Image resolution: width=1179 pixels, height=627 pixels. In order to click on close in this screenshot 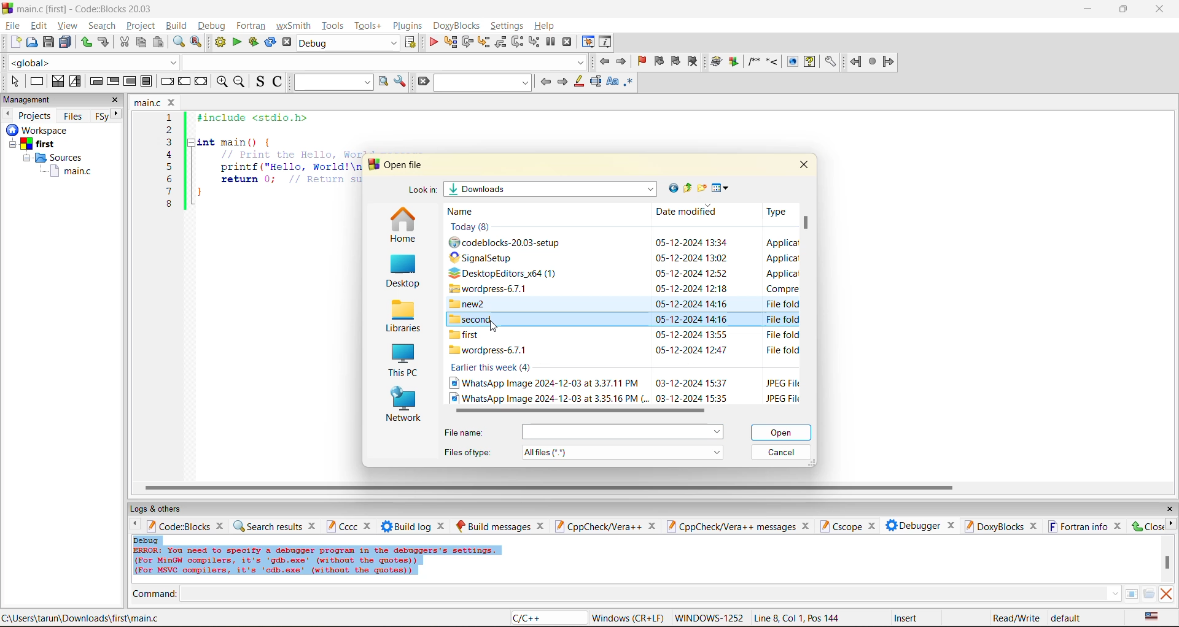, I will do `click(871, 526)`.